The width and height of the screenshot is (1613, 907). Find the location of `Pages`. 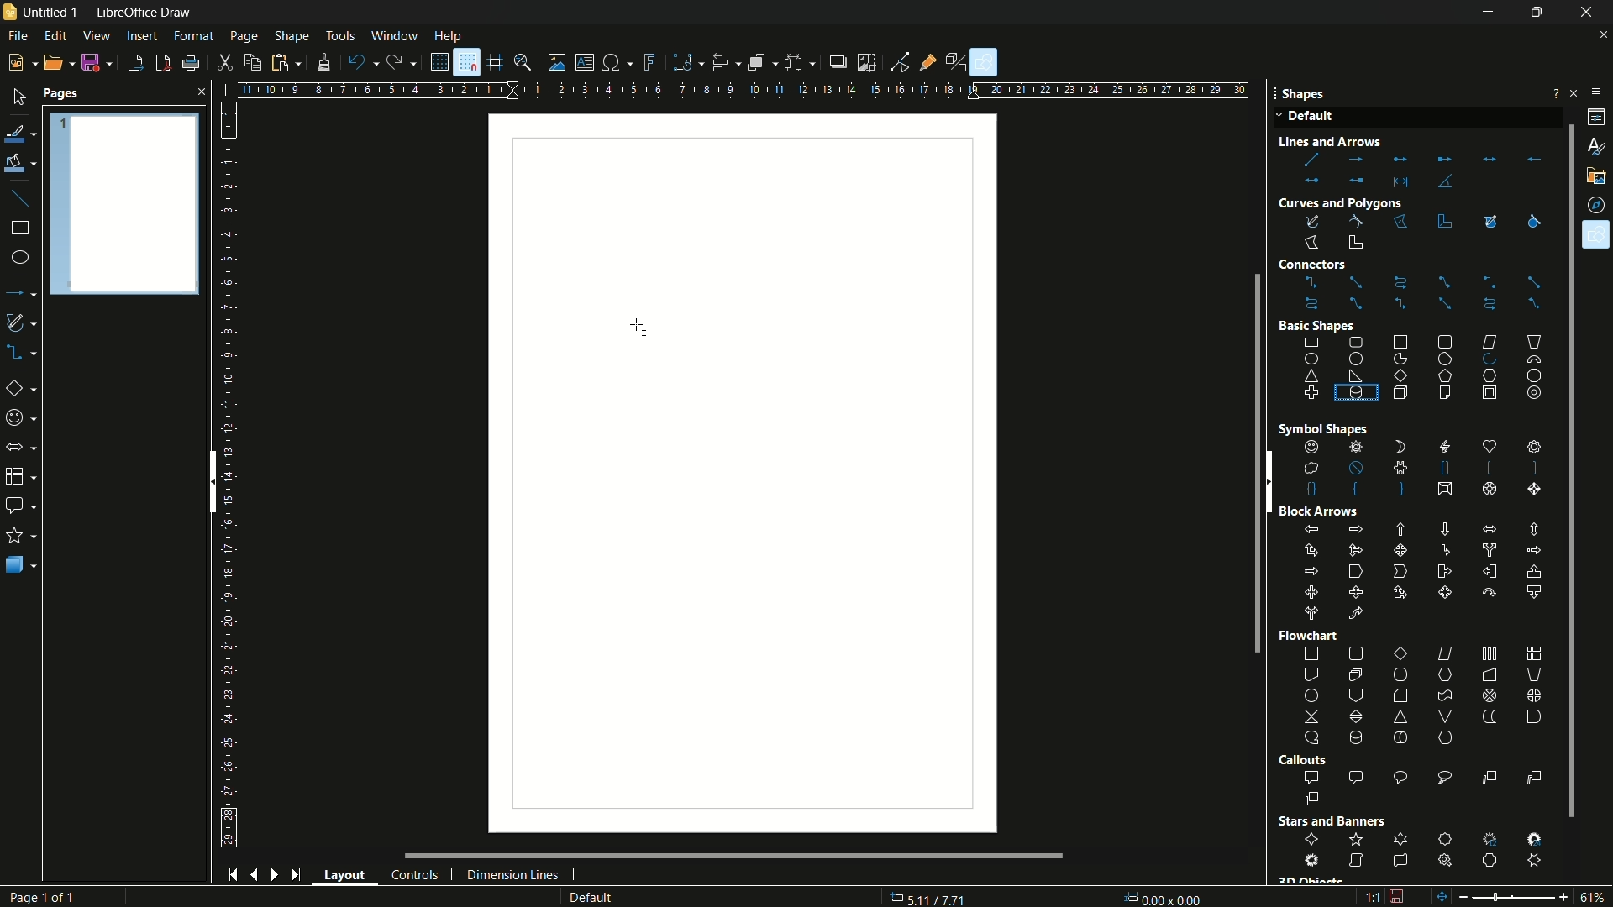

Pages is located at coordinates (124, 202).